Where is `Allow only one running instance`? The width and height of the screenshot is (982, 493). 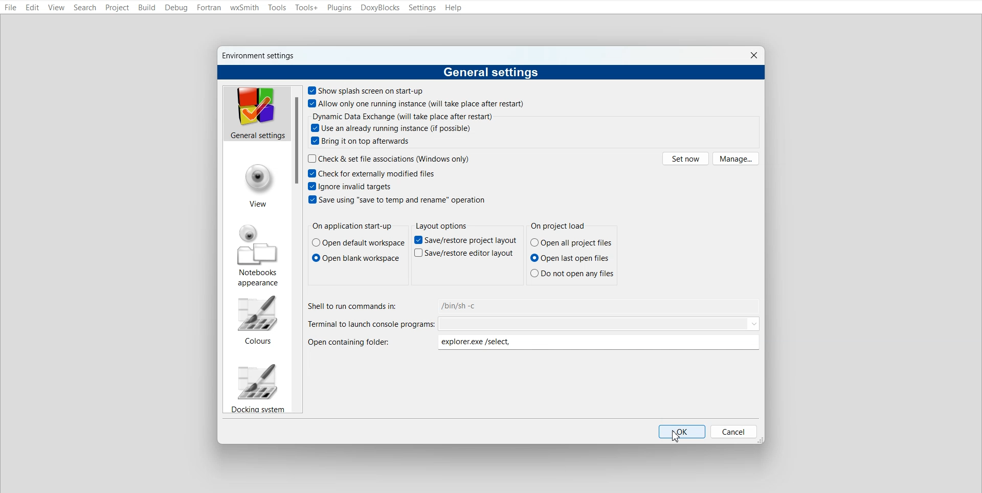
Allow only one running instance is located at coordinates (417, 103).